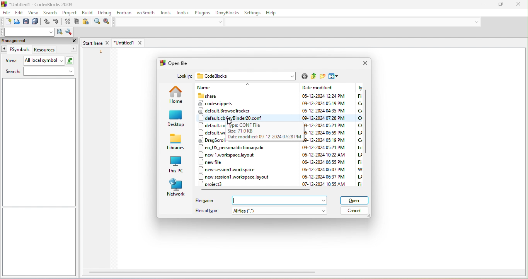 The image size is (528, 279). What do you see at coordinates (183, 78) in the screenshot?
I see `look in` at bounding box center [183, 78].